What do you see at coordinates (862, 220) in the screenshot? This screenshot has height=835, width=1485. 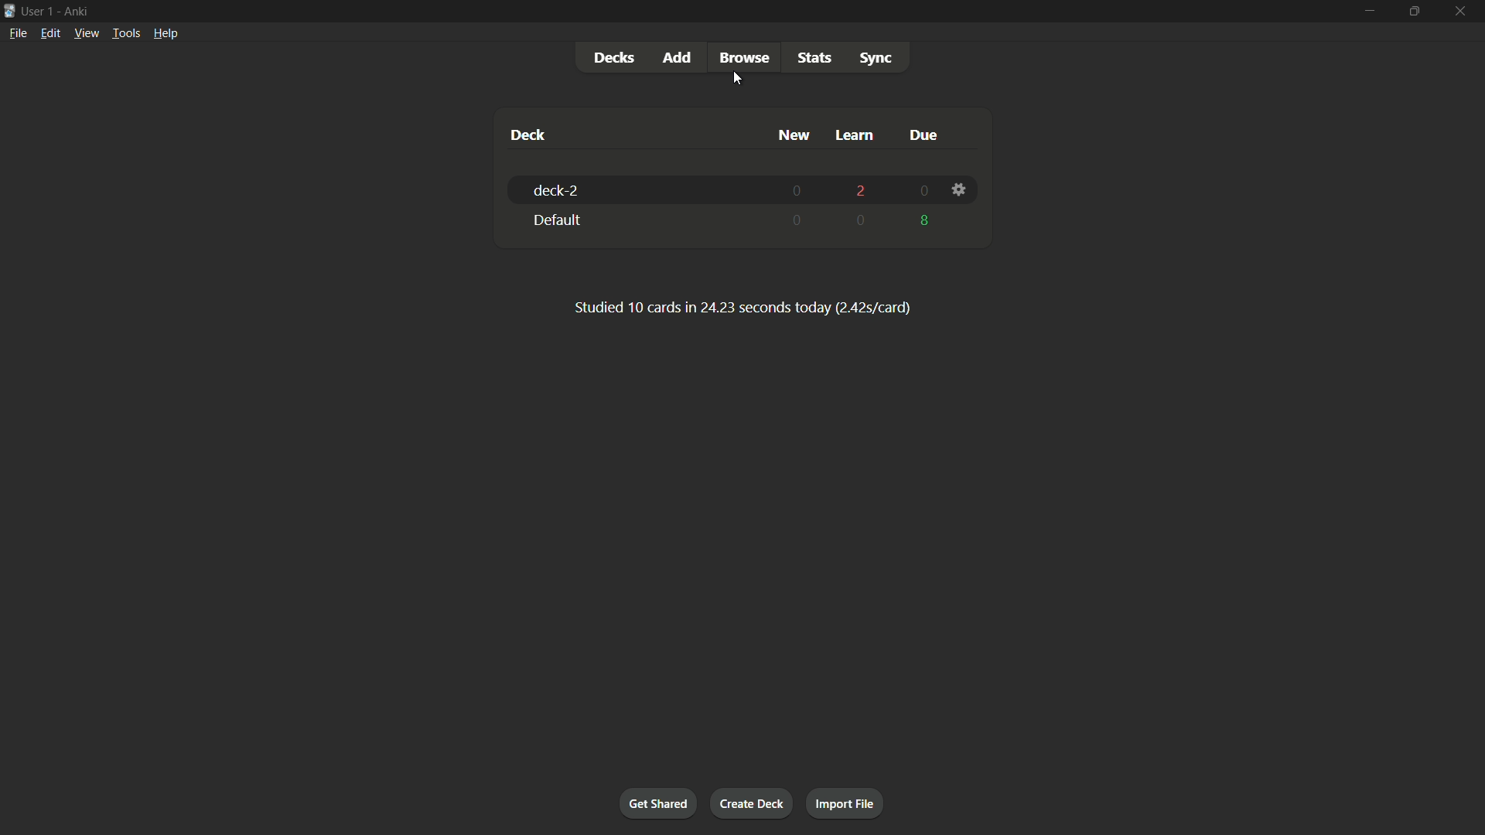 I see `0` at bounding box center [862, 220].